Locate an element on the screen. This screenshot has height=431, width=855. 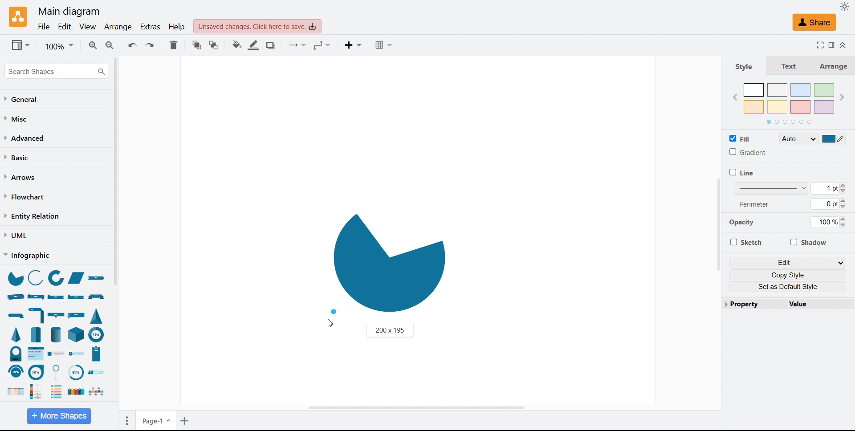
Fill colour  is located at coordinates (237, 45).